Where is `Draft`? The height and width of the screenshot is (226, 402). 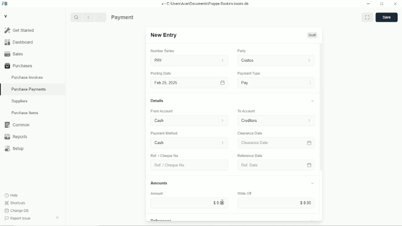 Draft is located at coordinates (312, 35).